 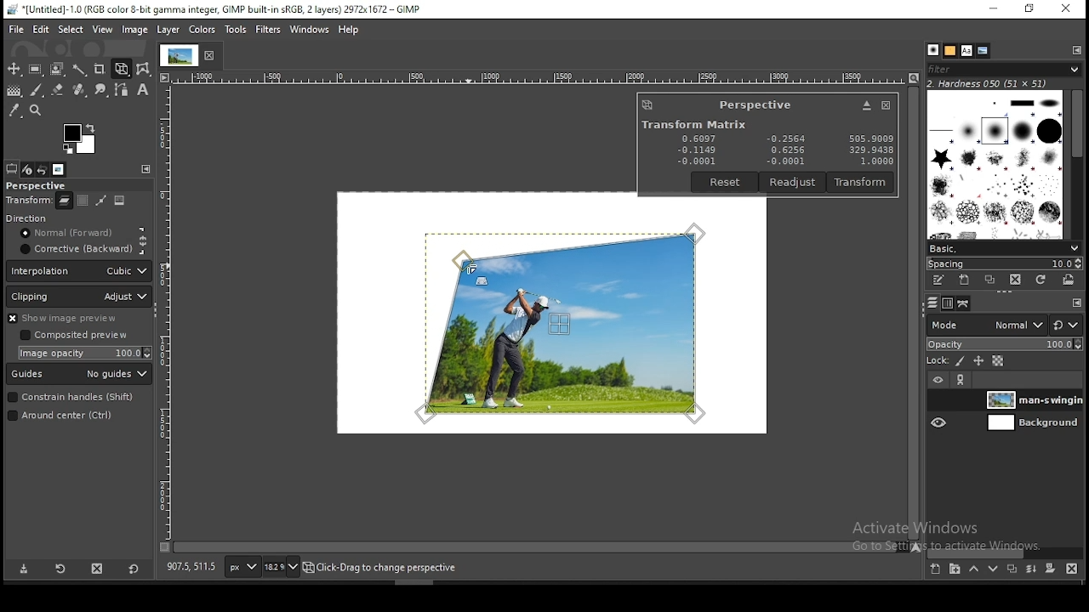 What do you see at coordinates (70, 30) in the screenshot?
I see `select` at bounding box center [70, 30].